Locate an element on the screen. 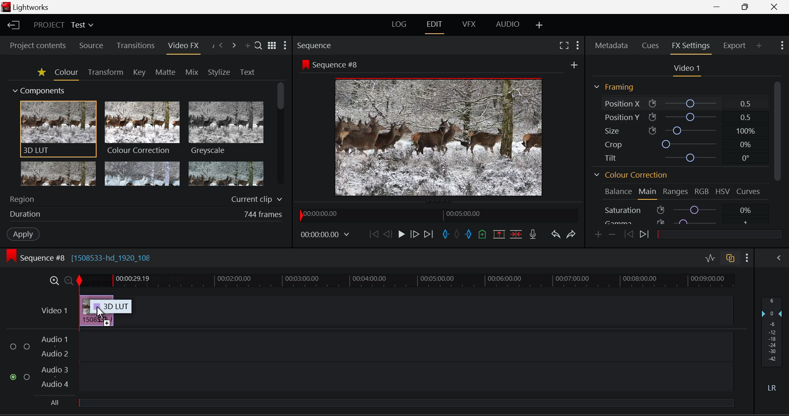 Image resolution: width=789 pixels, height=416 pixels. Close is located at coordinates (777, 7).